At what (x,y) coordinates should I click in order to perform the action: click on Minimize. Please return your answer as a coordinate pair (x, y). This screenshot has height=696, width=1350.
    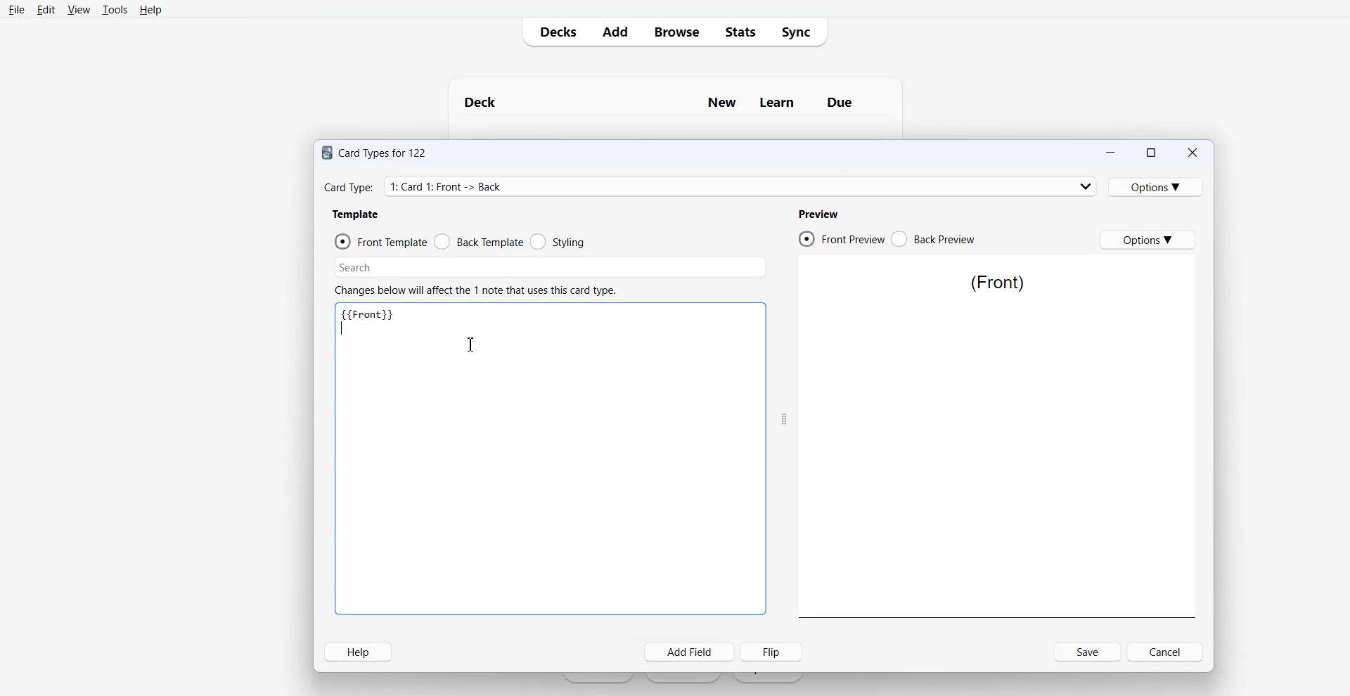
    Looking at the image, I should click on (1110, 152).